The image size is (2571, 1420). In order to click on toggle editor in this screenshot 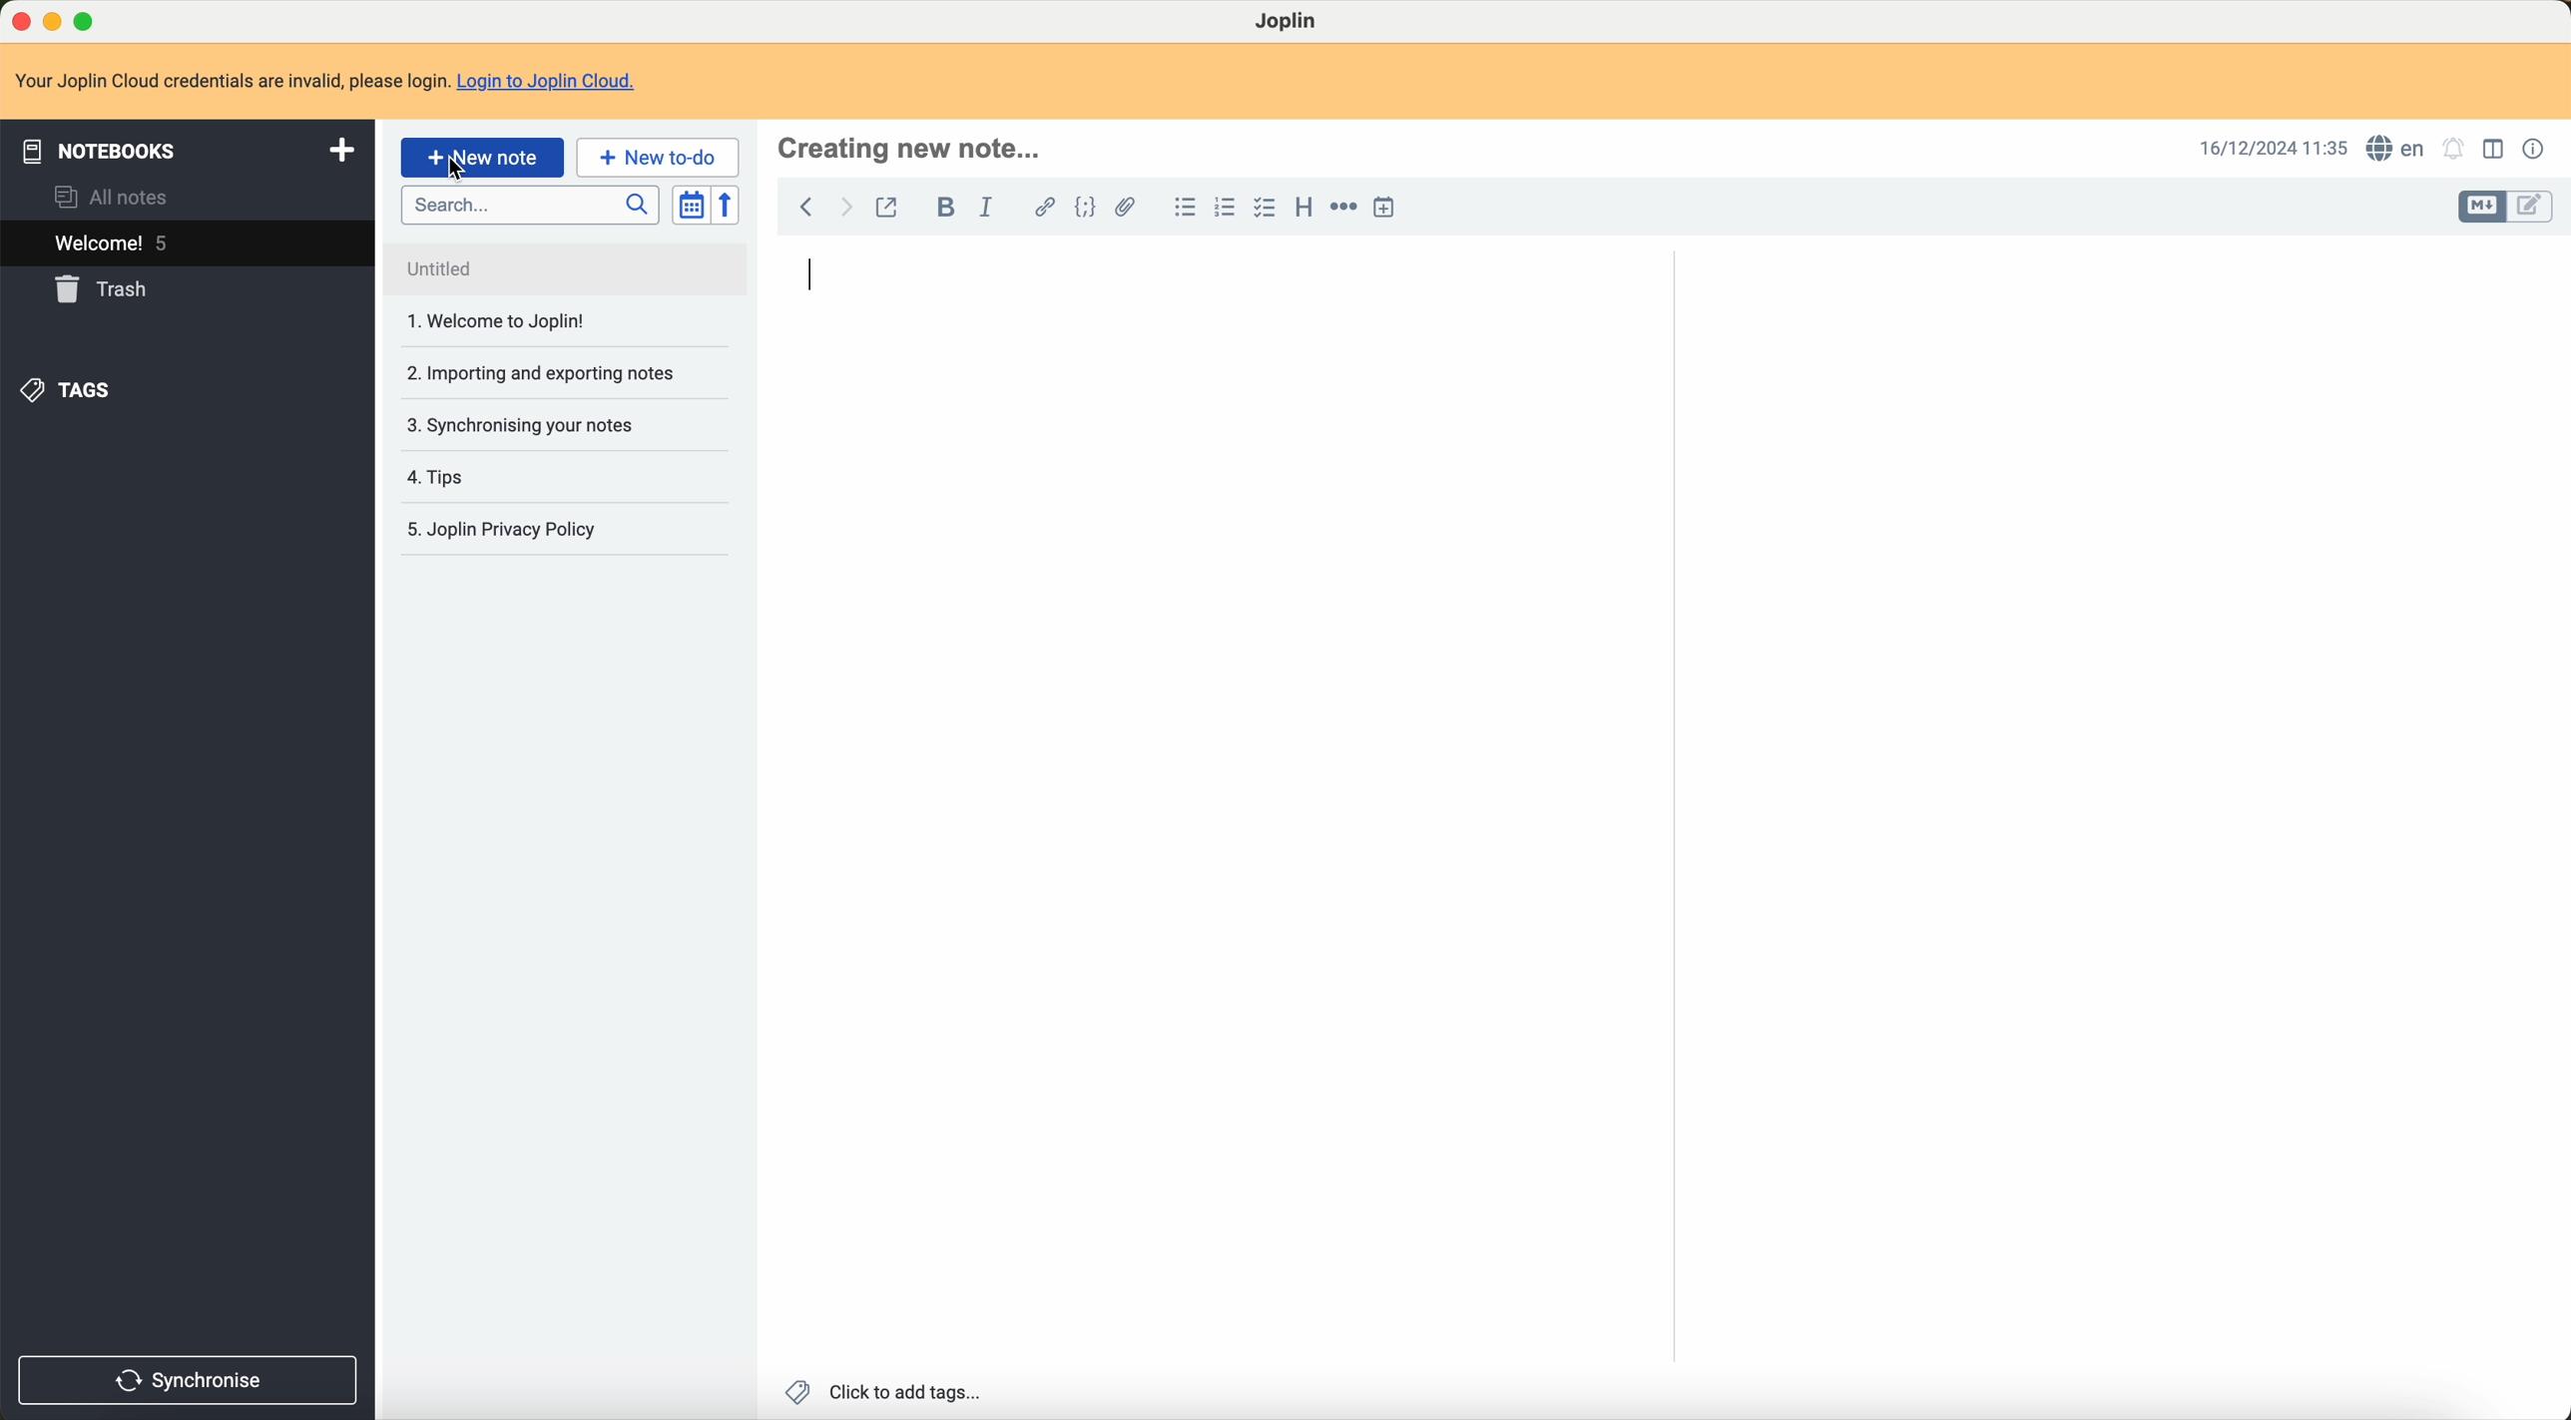, I will do `click(2531, 210)`.